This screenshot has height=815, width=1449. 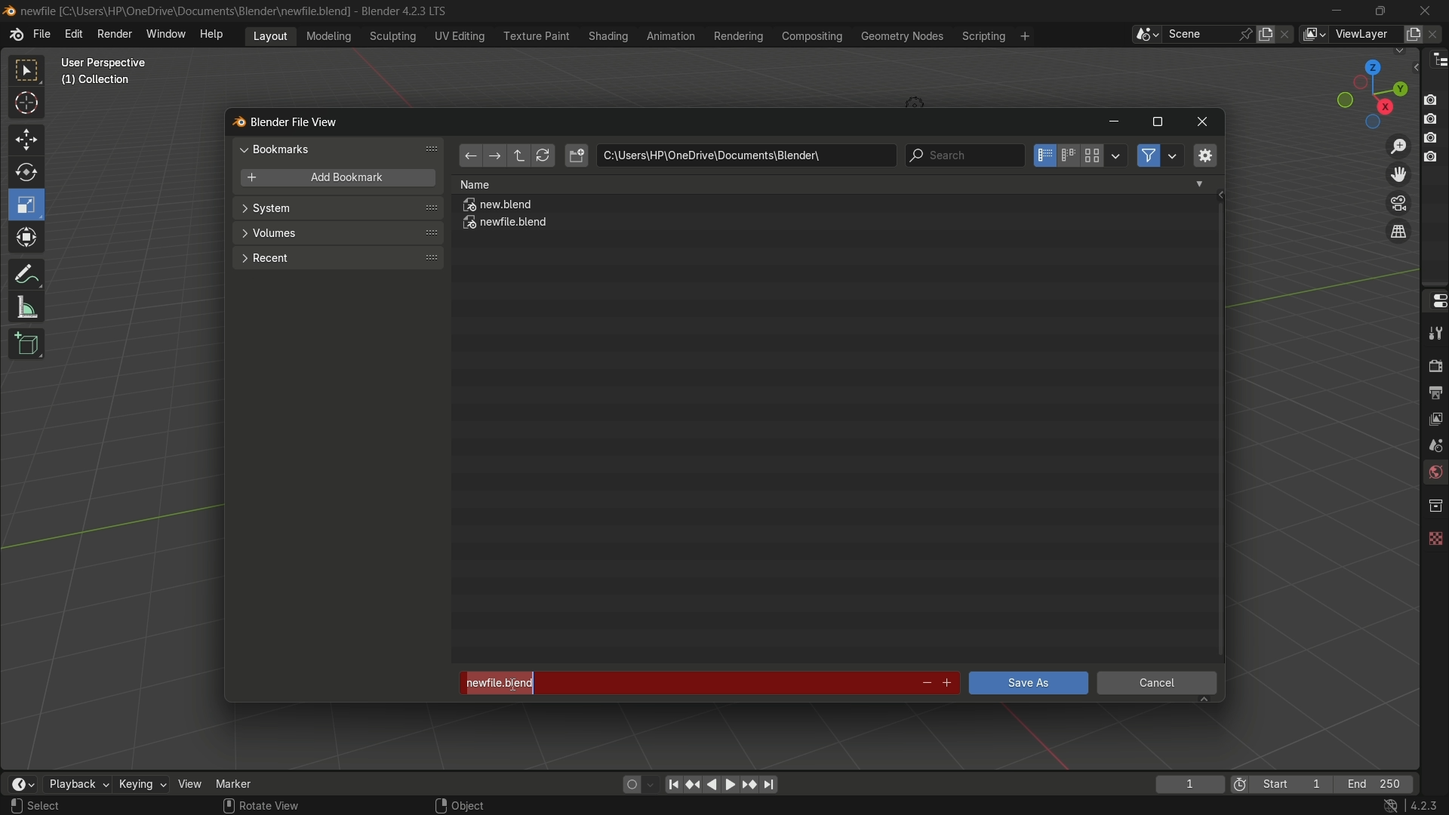 What do you see at coordinates (1426, 10) in the screenshot?
I see `close app` at bounding box center [1426, 10].